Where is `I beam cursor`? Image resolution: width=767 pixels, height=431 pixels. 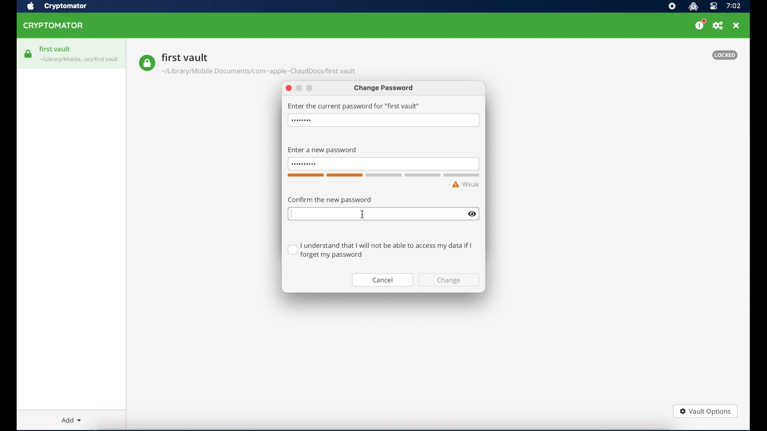
I beam cursor is located at coordinates (363, 214).